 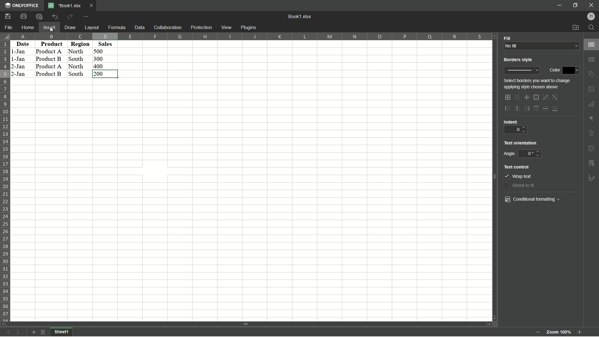 I want to click on Insert, so click(x=49, y=27).